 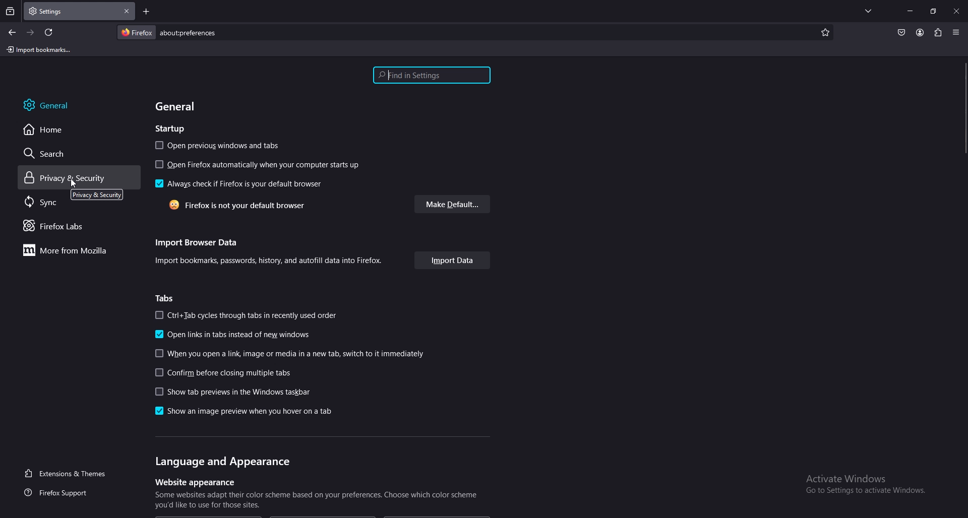 What do you see at coordinates (320, 494) in the screenshot?
I see `website appearance` at bounding box center [320, 494].